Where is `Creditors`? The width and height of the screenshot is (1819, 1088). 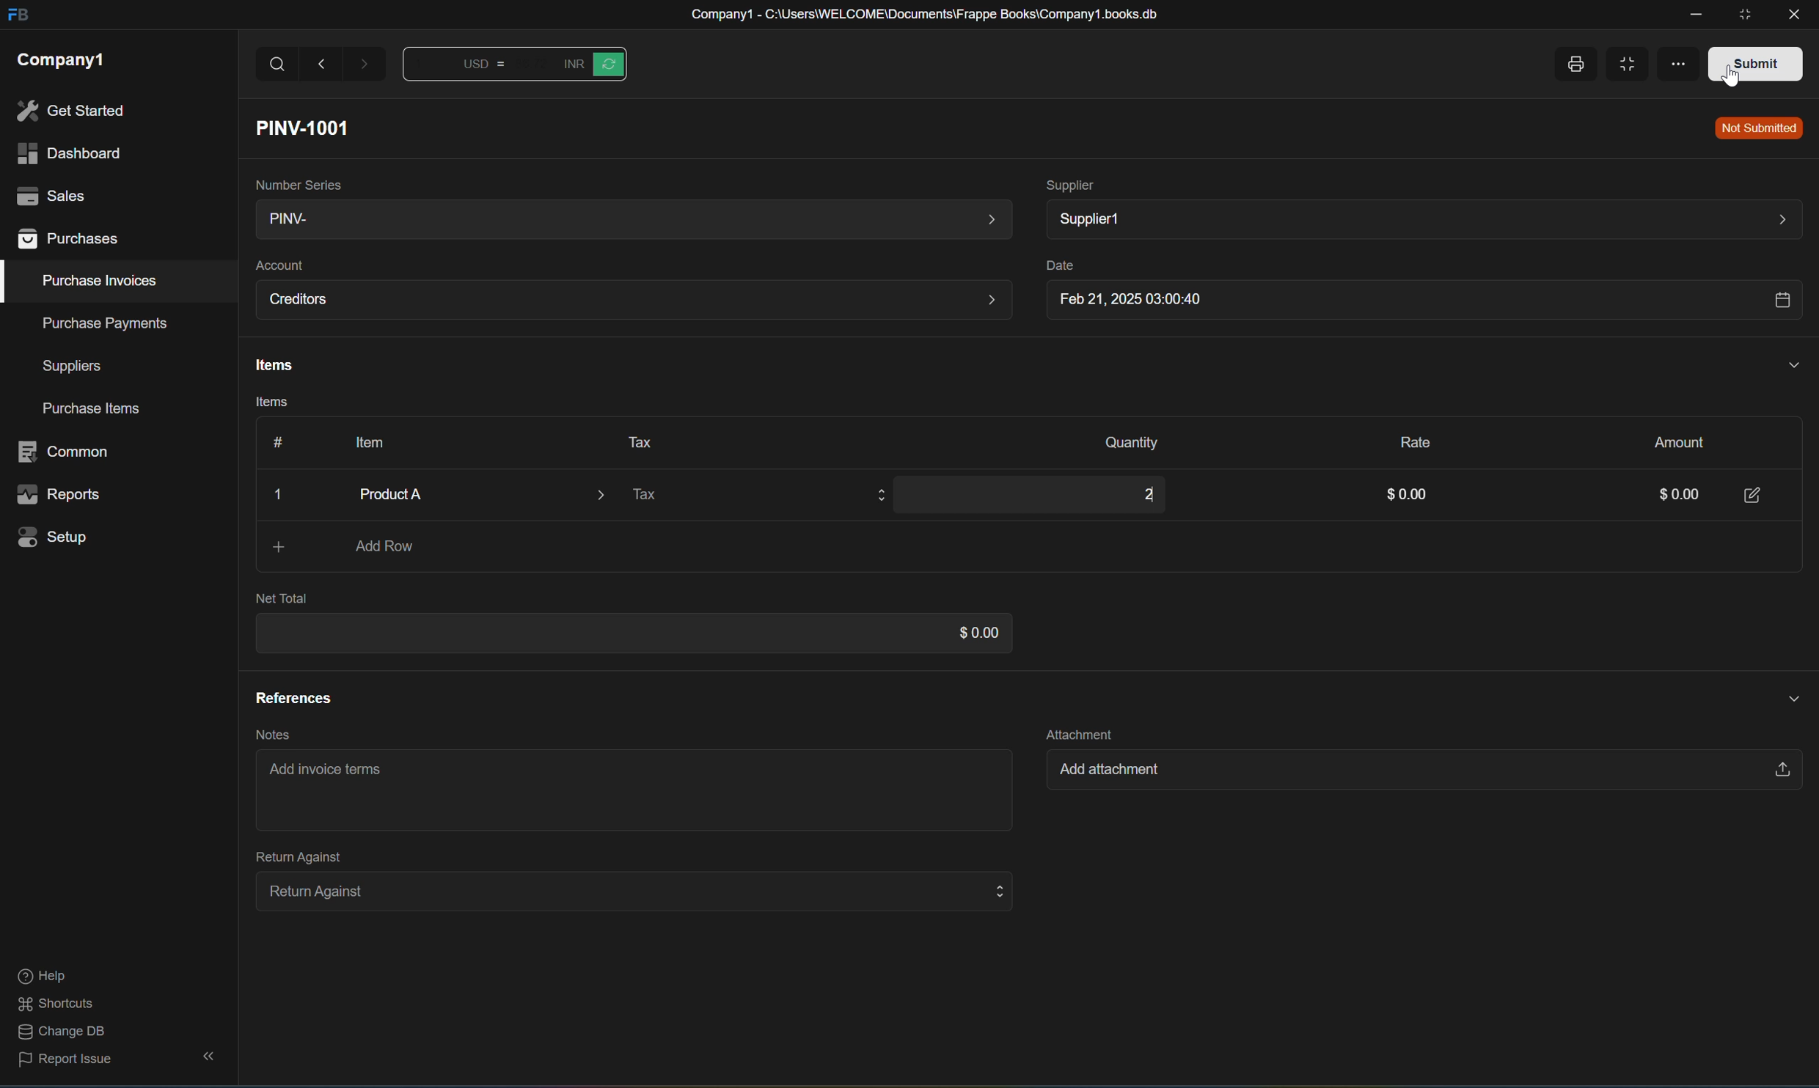 Creditors is located at coordinates (633, 301).